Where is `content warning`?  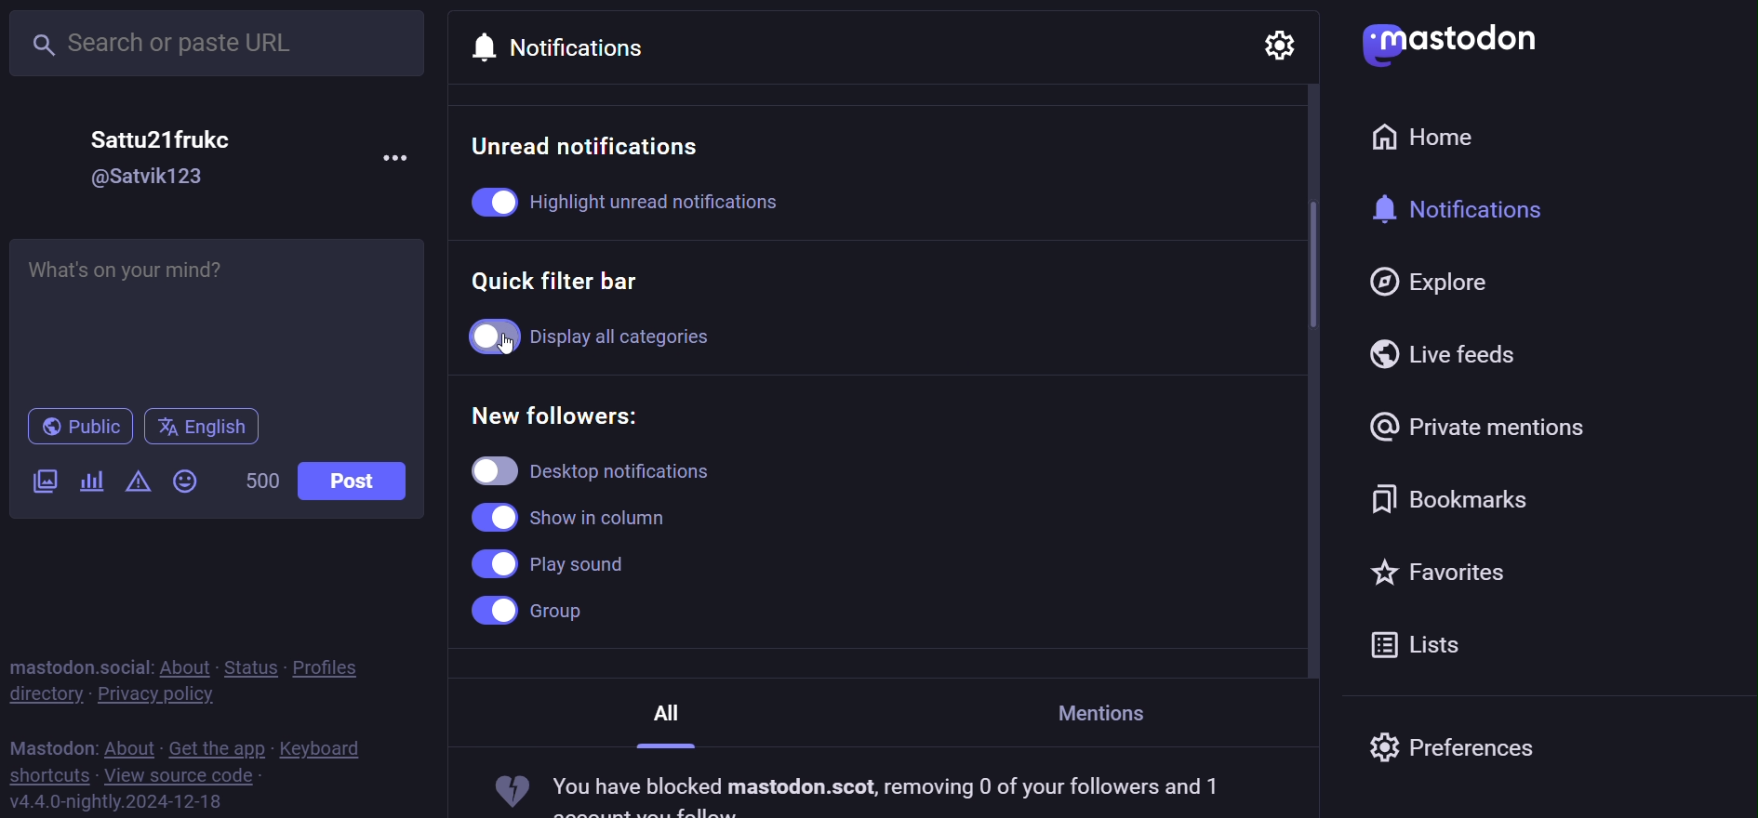 content warning is located at coordinates (136, 482).